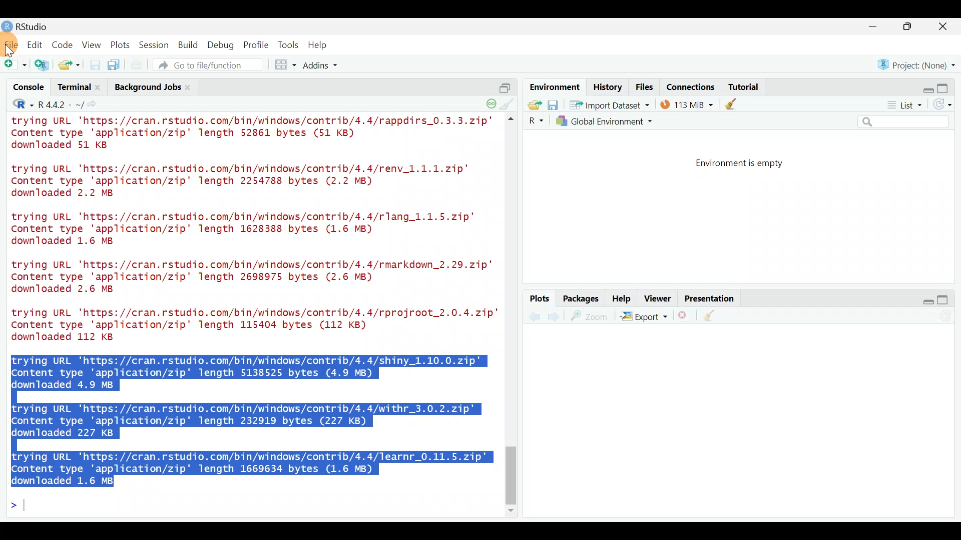  Describe the element at coordinates (903, 105) in the screenshot. I see `List` at that location.